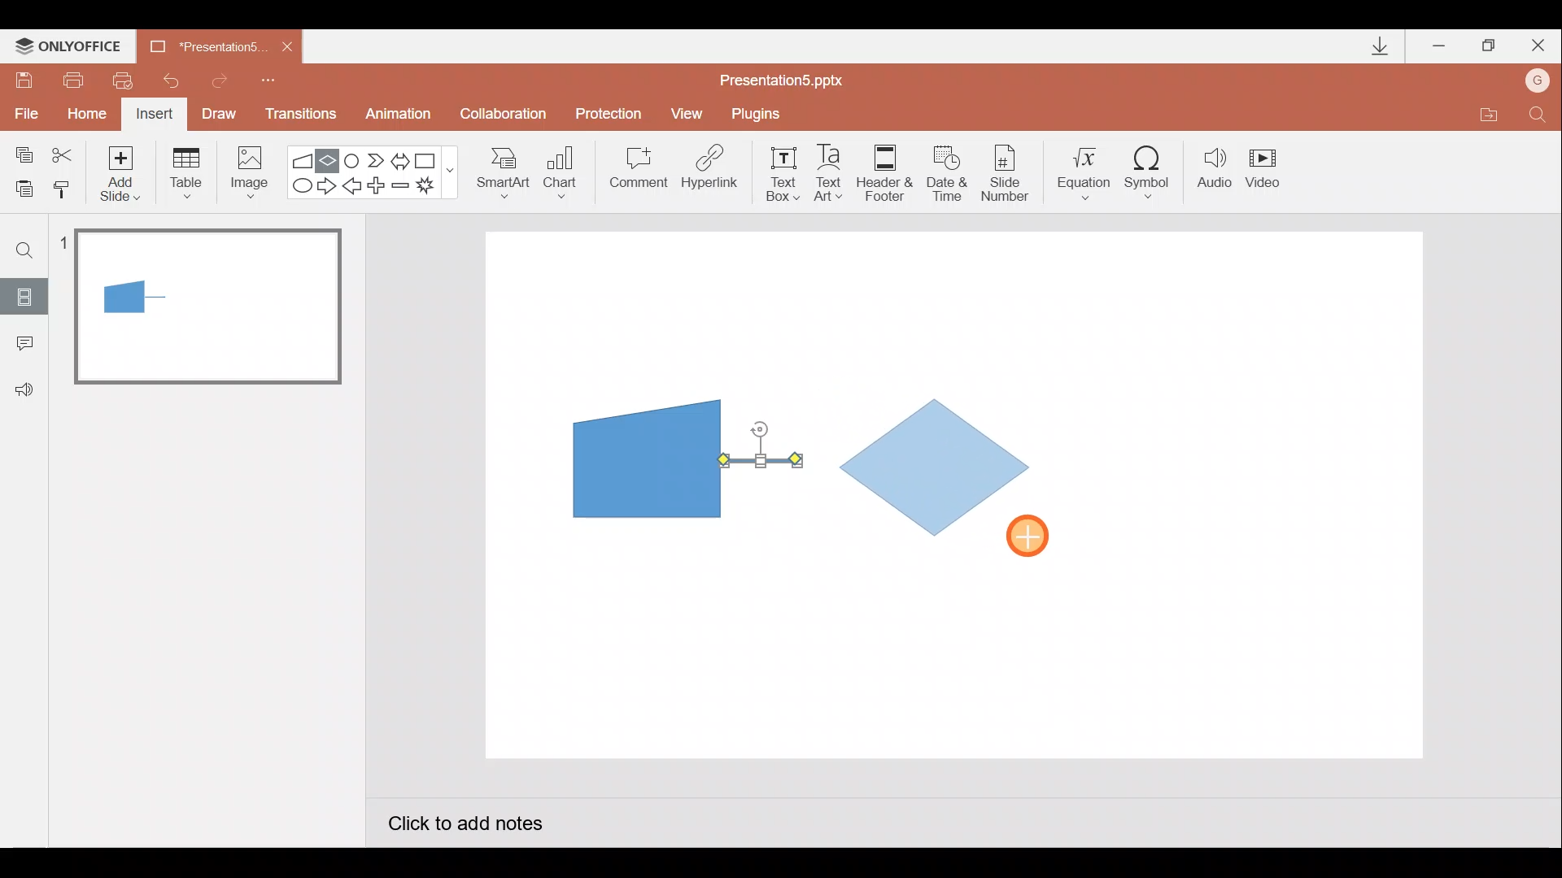  I want to click on Symbol, so click(1154, 172).